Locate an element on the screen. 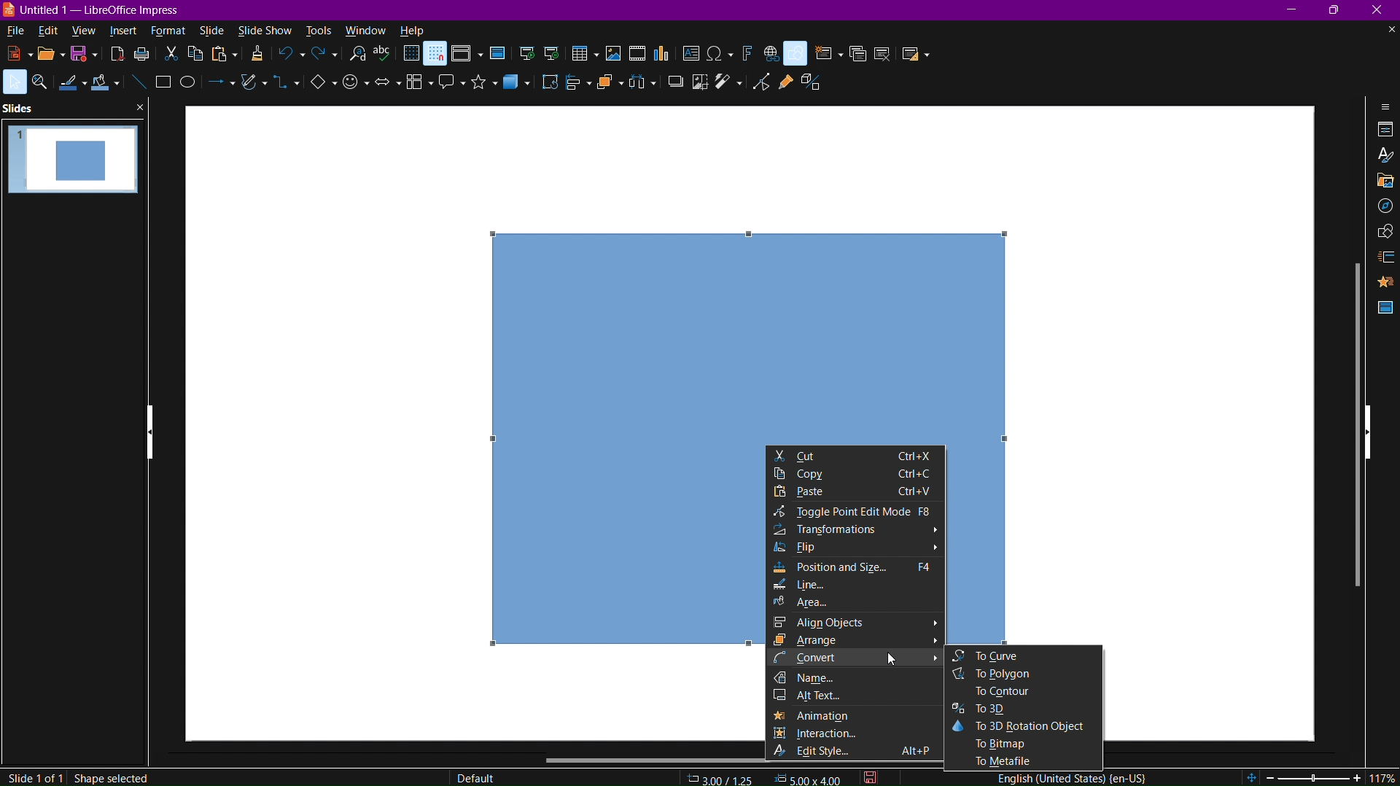 The height and width of the screenshot is (786, 1400). Animation is located at coordinates (1385, 282).